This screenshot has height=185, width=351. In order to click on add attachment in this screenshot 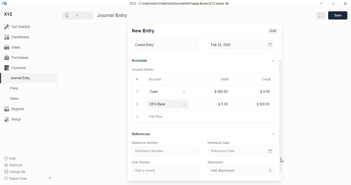, I will do `click(241, 171)`.